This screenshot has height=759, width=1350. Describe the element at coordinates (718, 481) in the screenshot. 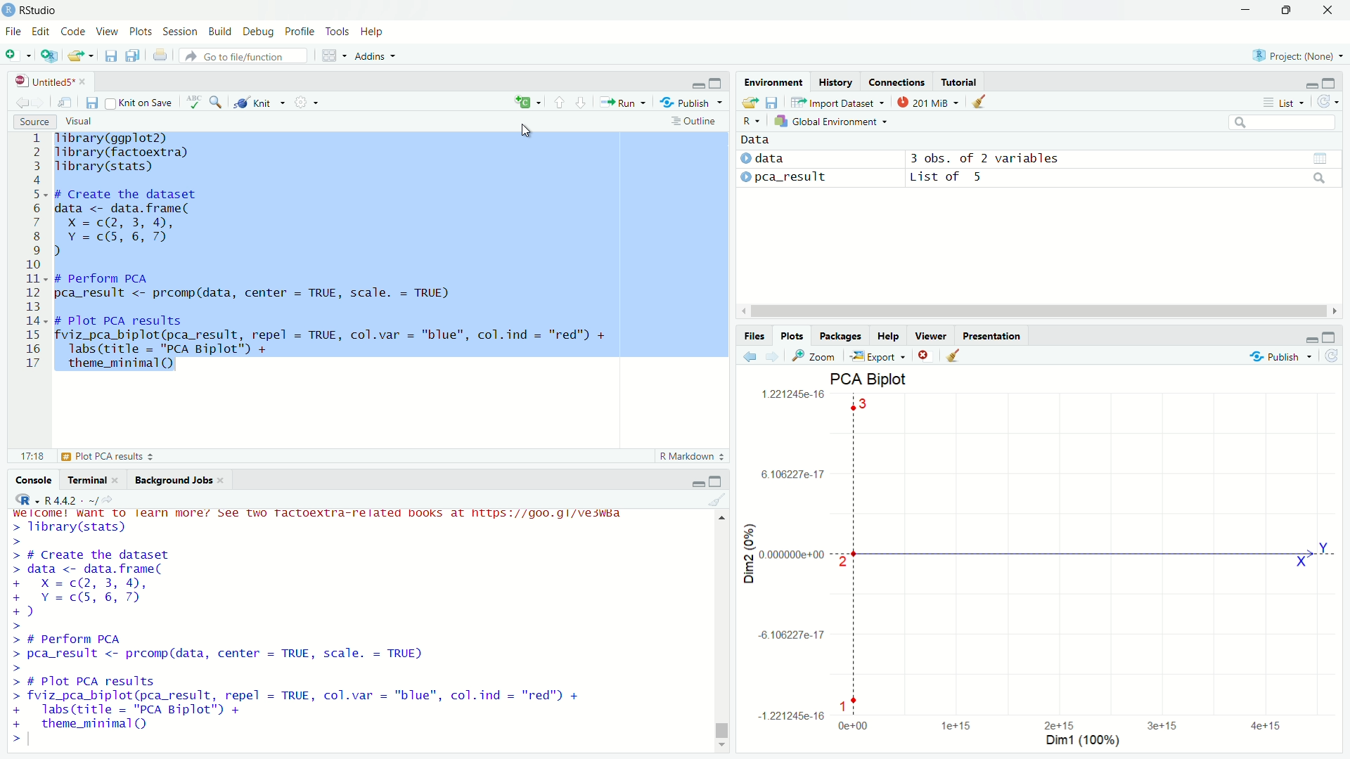

I see `maximize` at that location.